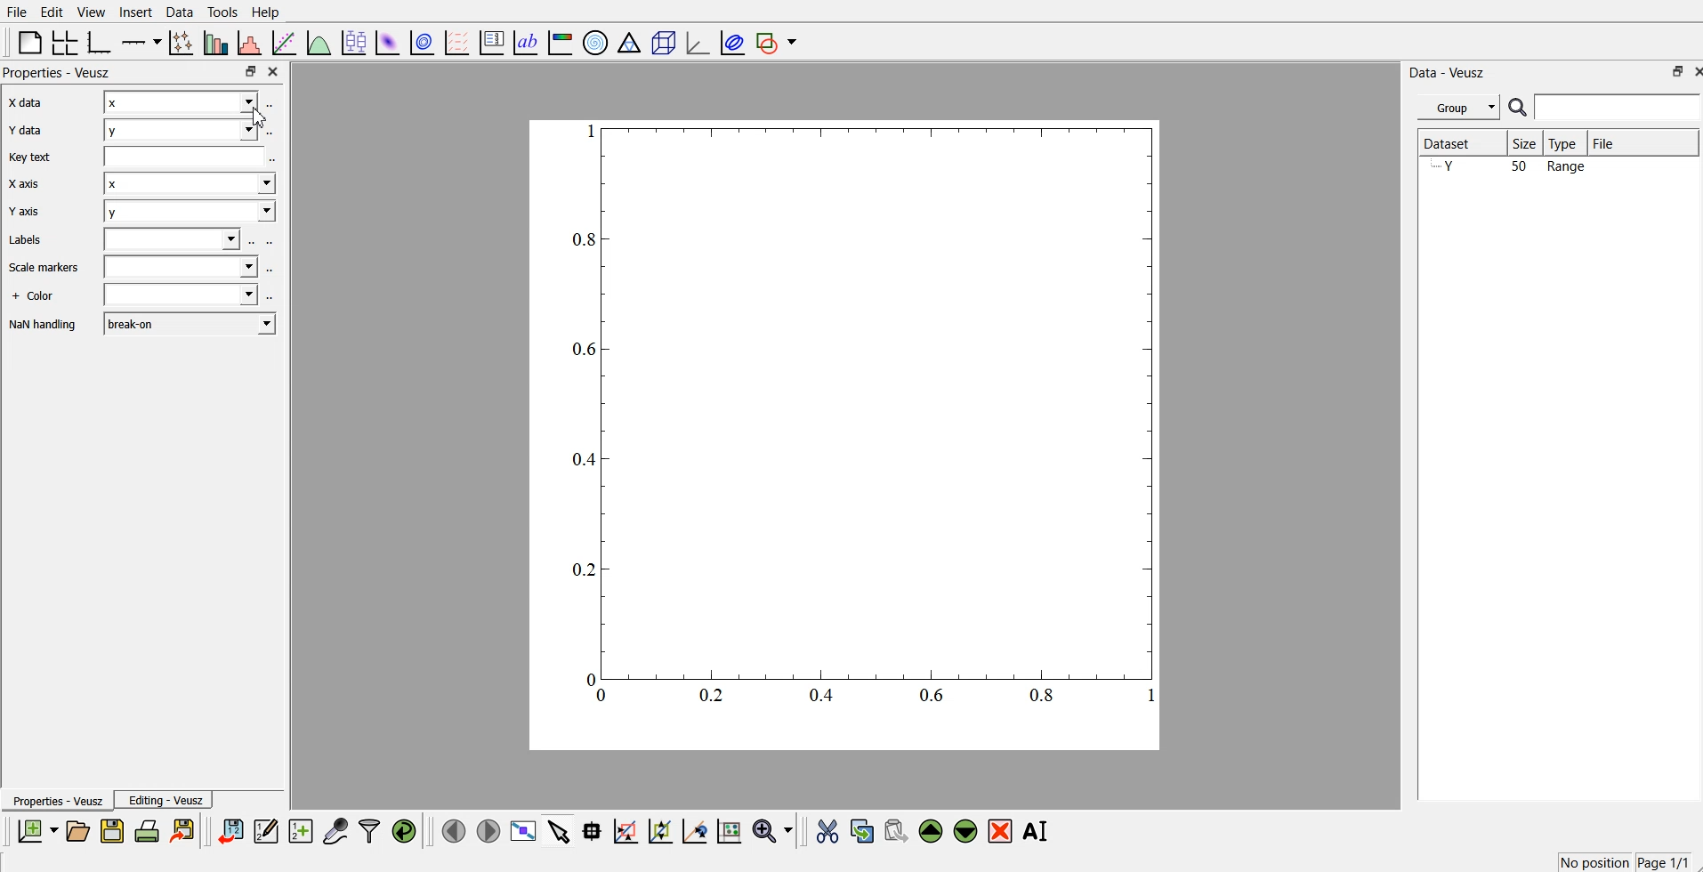 Image resolution: width=1703 pixels, height=872 pixels. Describe the element at coordinates (166, 800) in the screenshot. I see `Editing - Veusz` at that location.